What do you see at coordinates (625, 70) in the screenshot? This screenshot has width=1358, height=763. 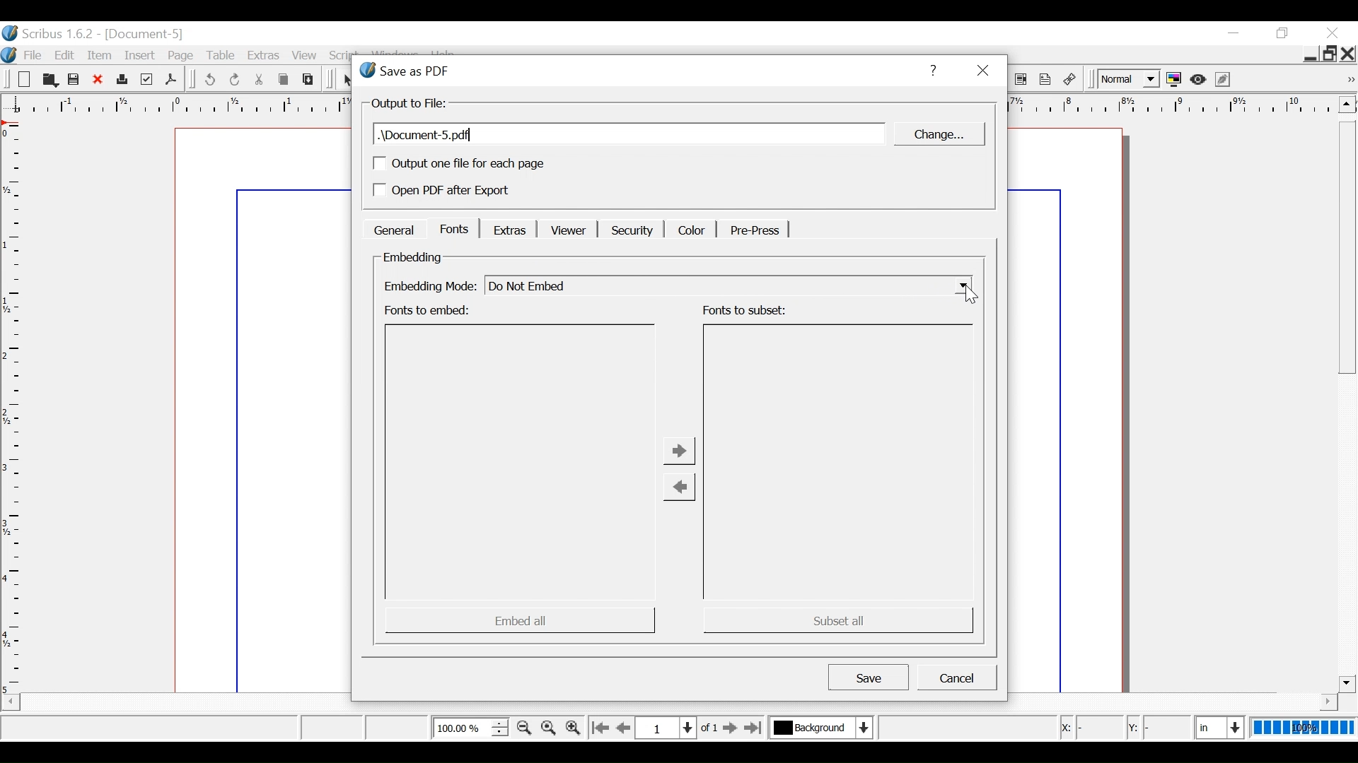 I see `Save as PDF` at bounding box center [625, 70].